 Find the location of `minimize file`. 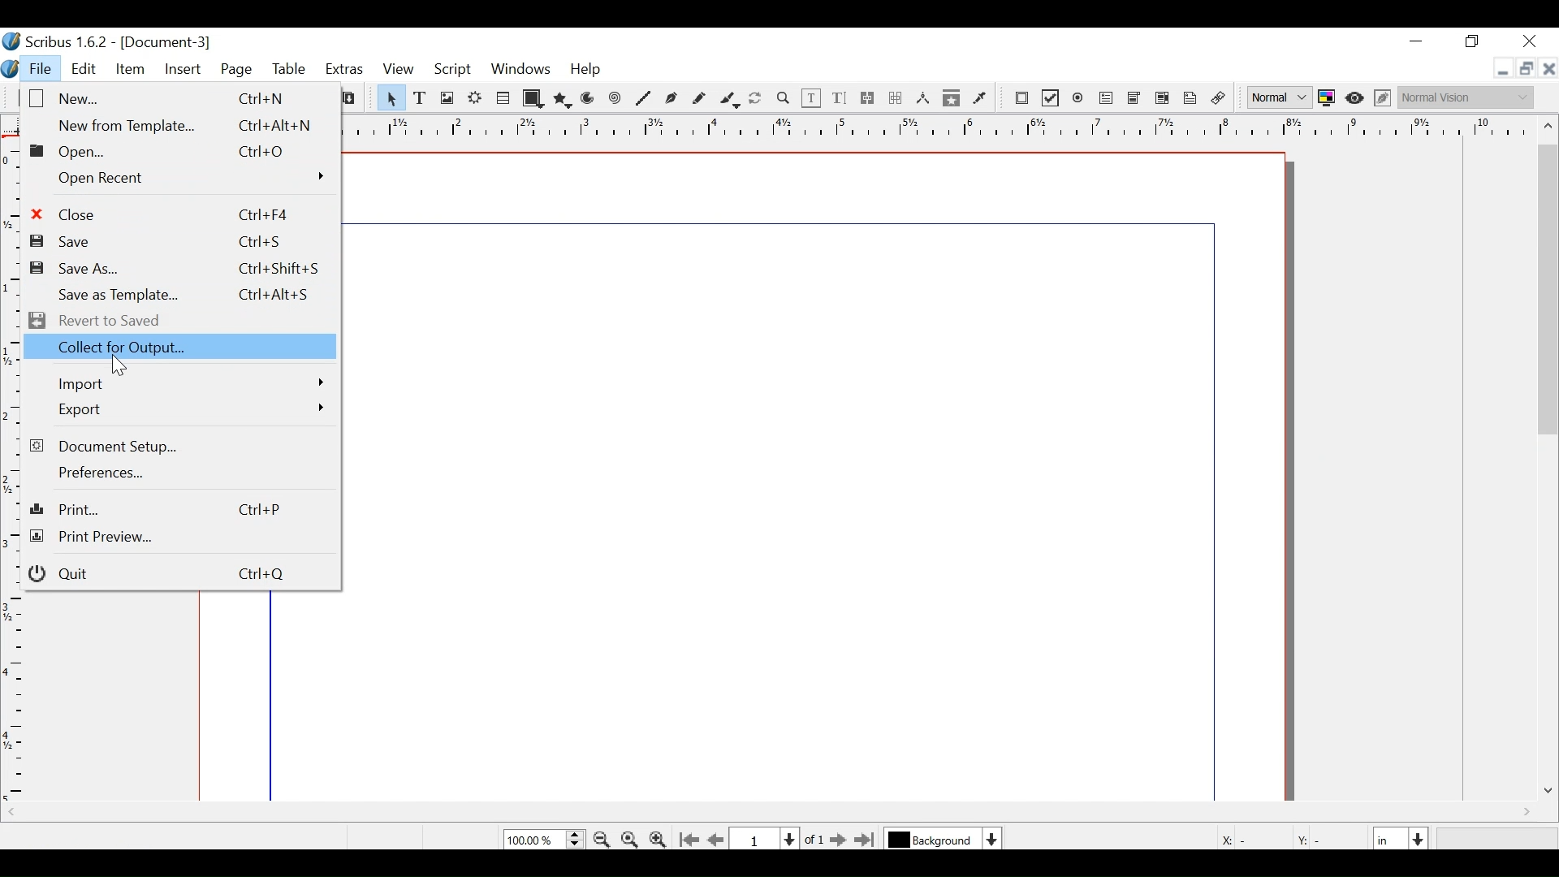

minimize file is located at coordinates (1500, 69).